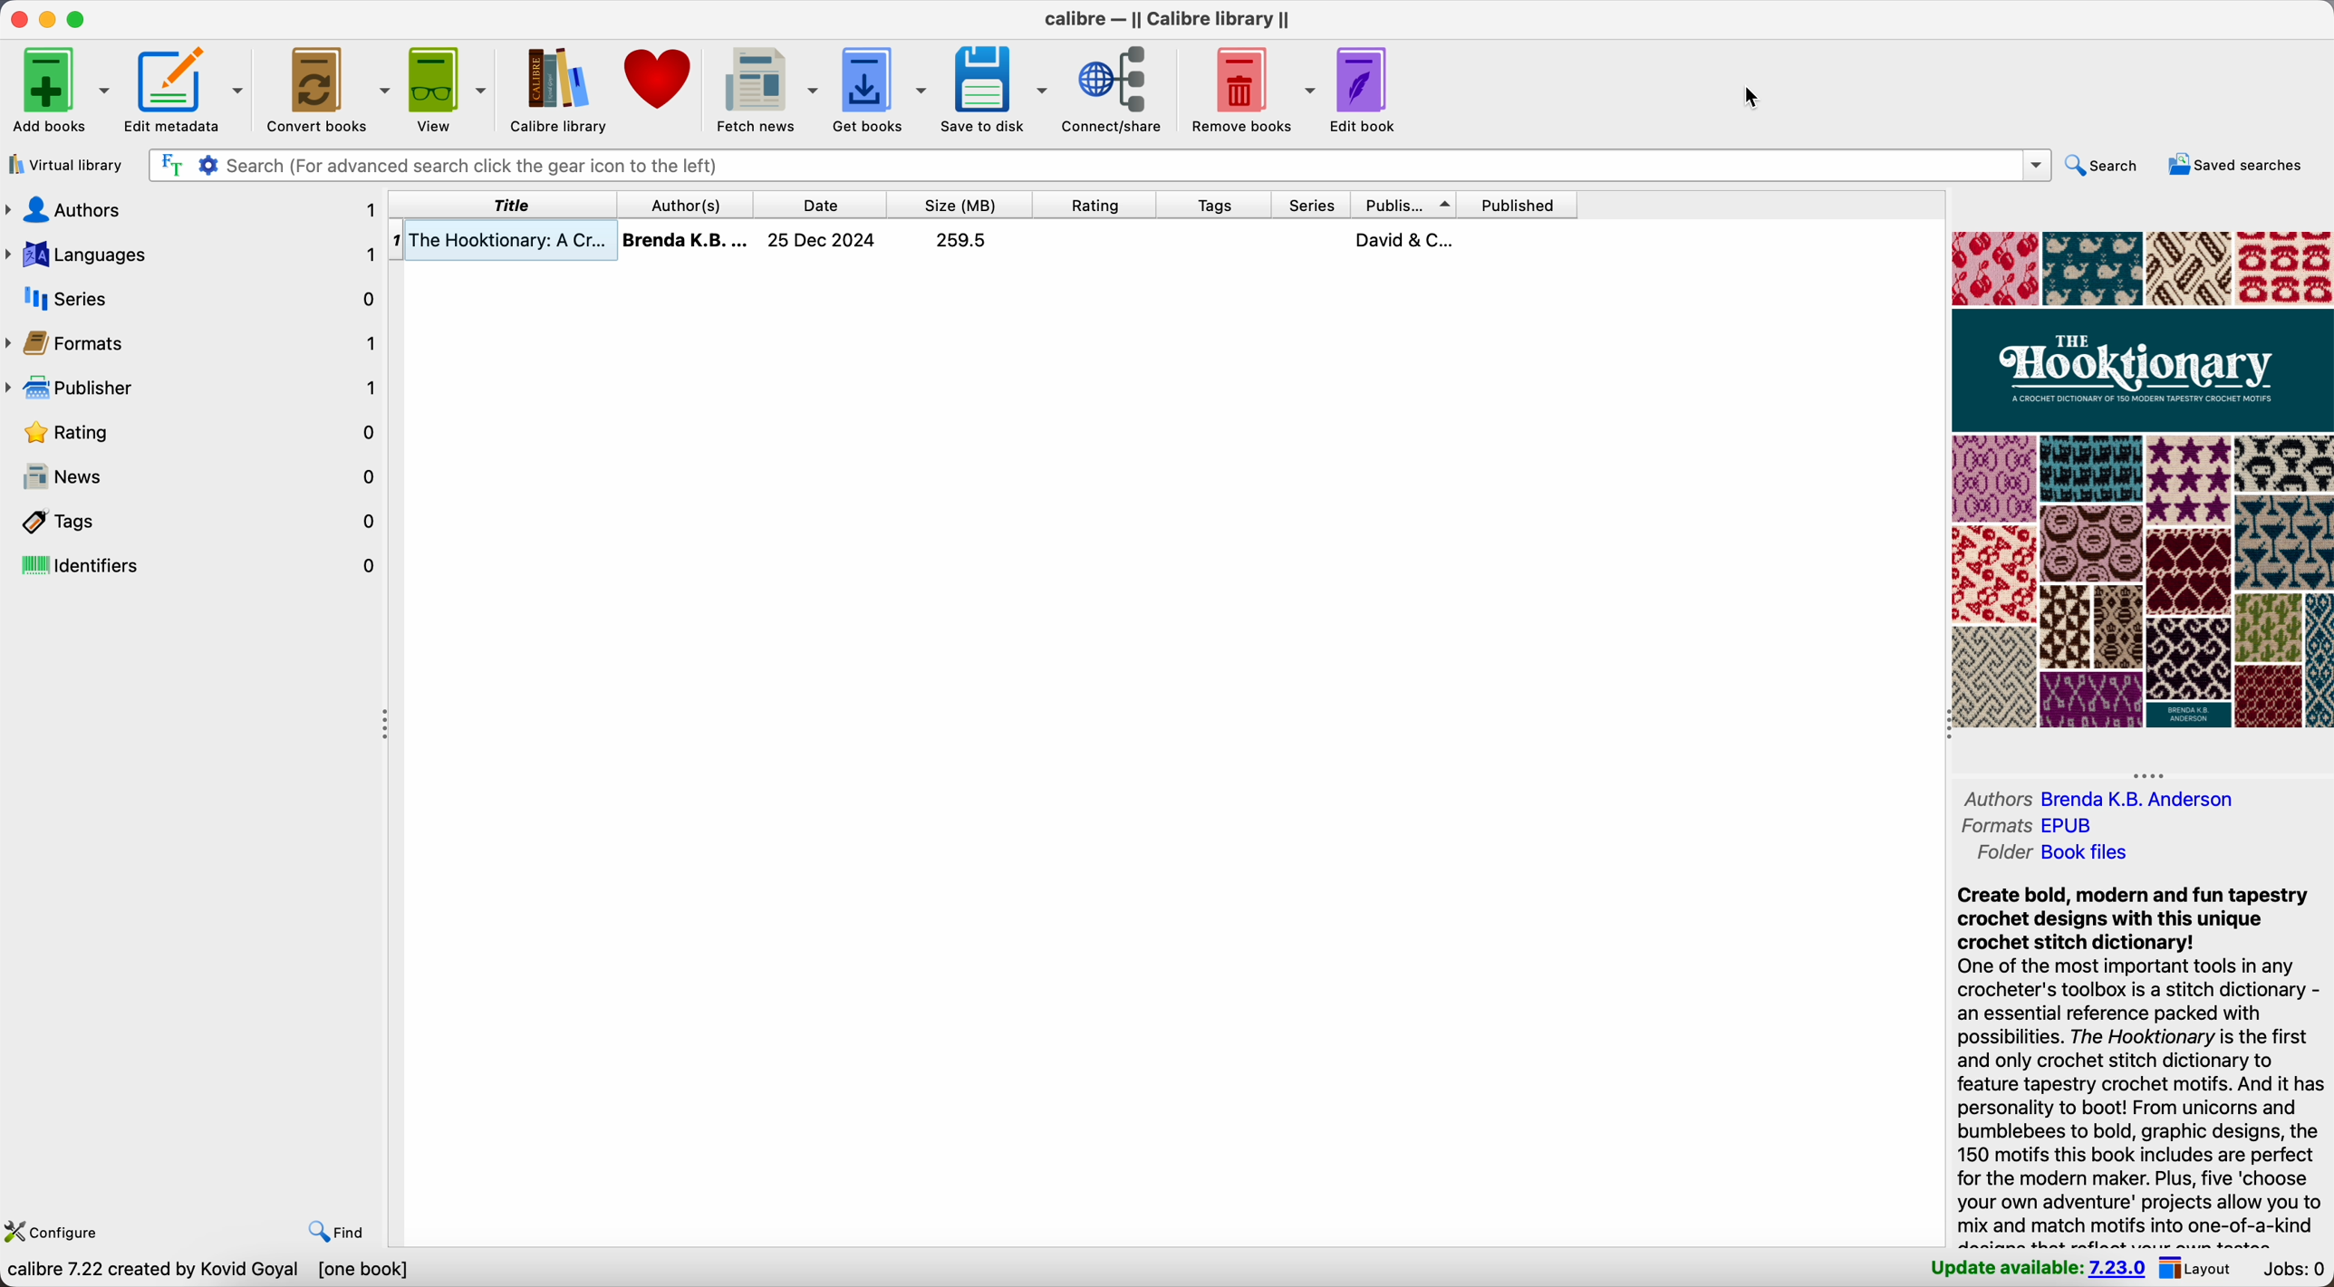 The image size is (2334, 1287). Describe the element at coordinates (689, 205) in the screenshot. I see `click on author(s)` at that location.